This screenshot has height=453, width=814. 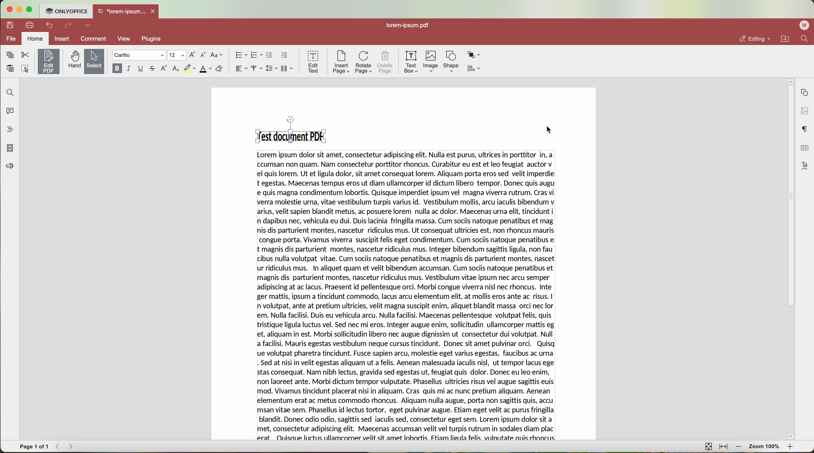 I want to click on numbered list, so click(x=257, y=56).